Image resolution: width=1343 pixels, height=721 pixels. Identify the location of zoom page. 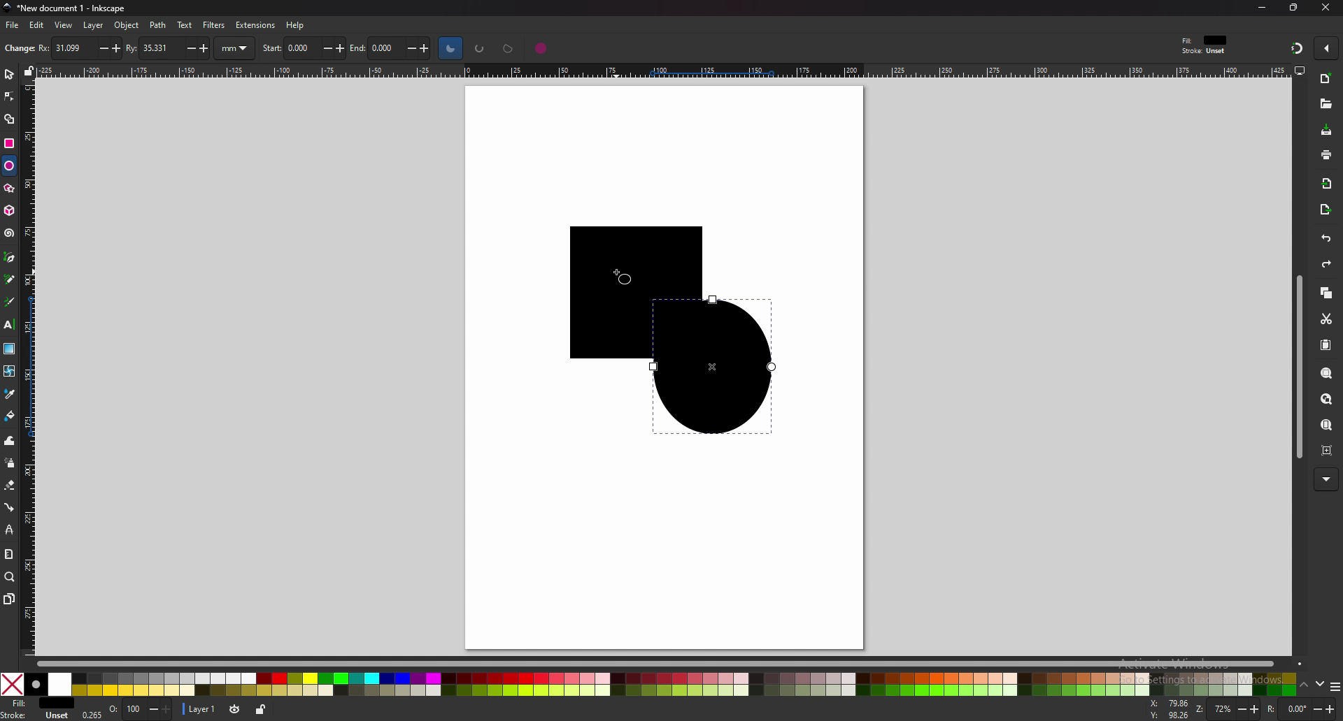
(1326, 425).